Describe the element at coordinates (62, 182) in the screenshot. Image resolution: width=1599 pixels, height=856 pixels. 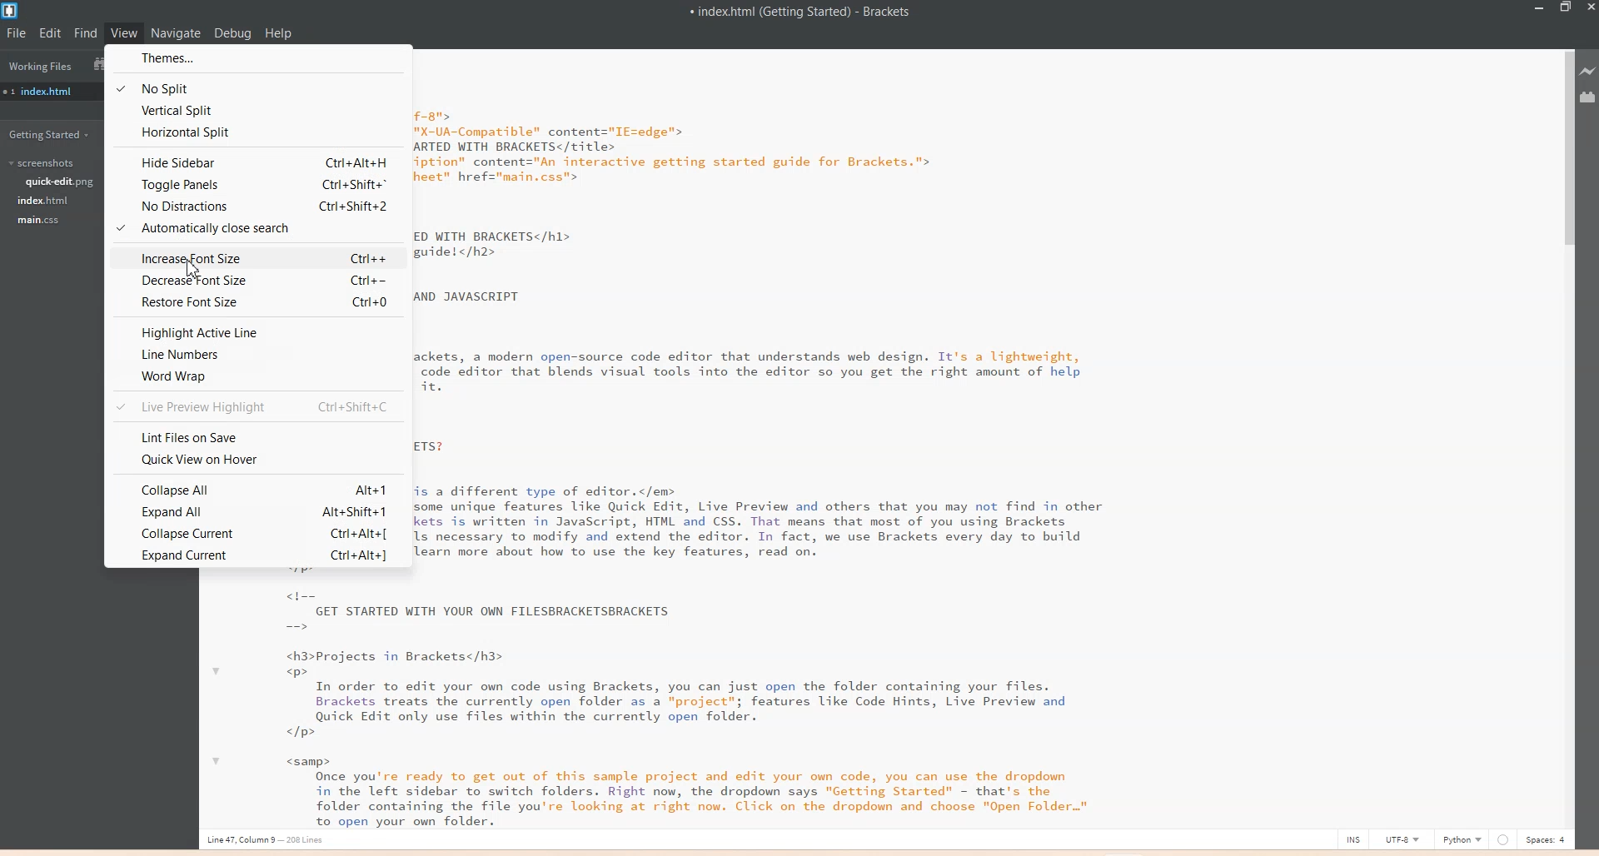
I see `quick-edit.png` at that location.